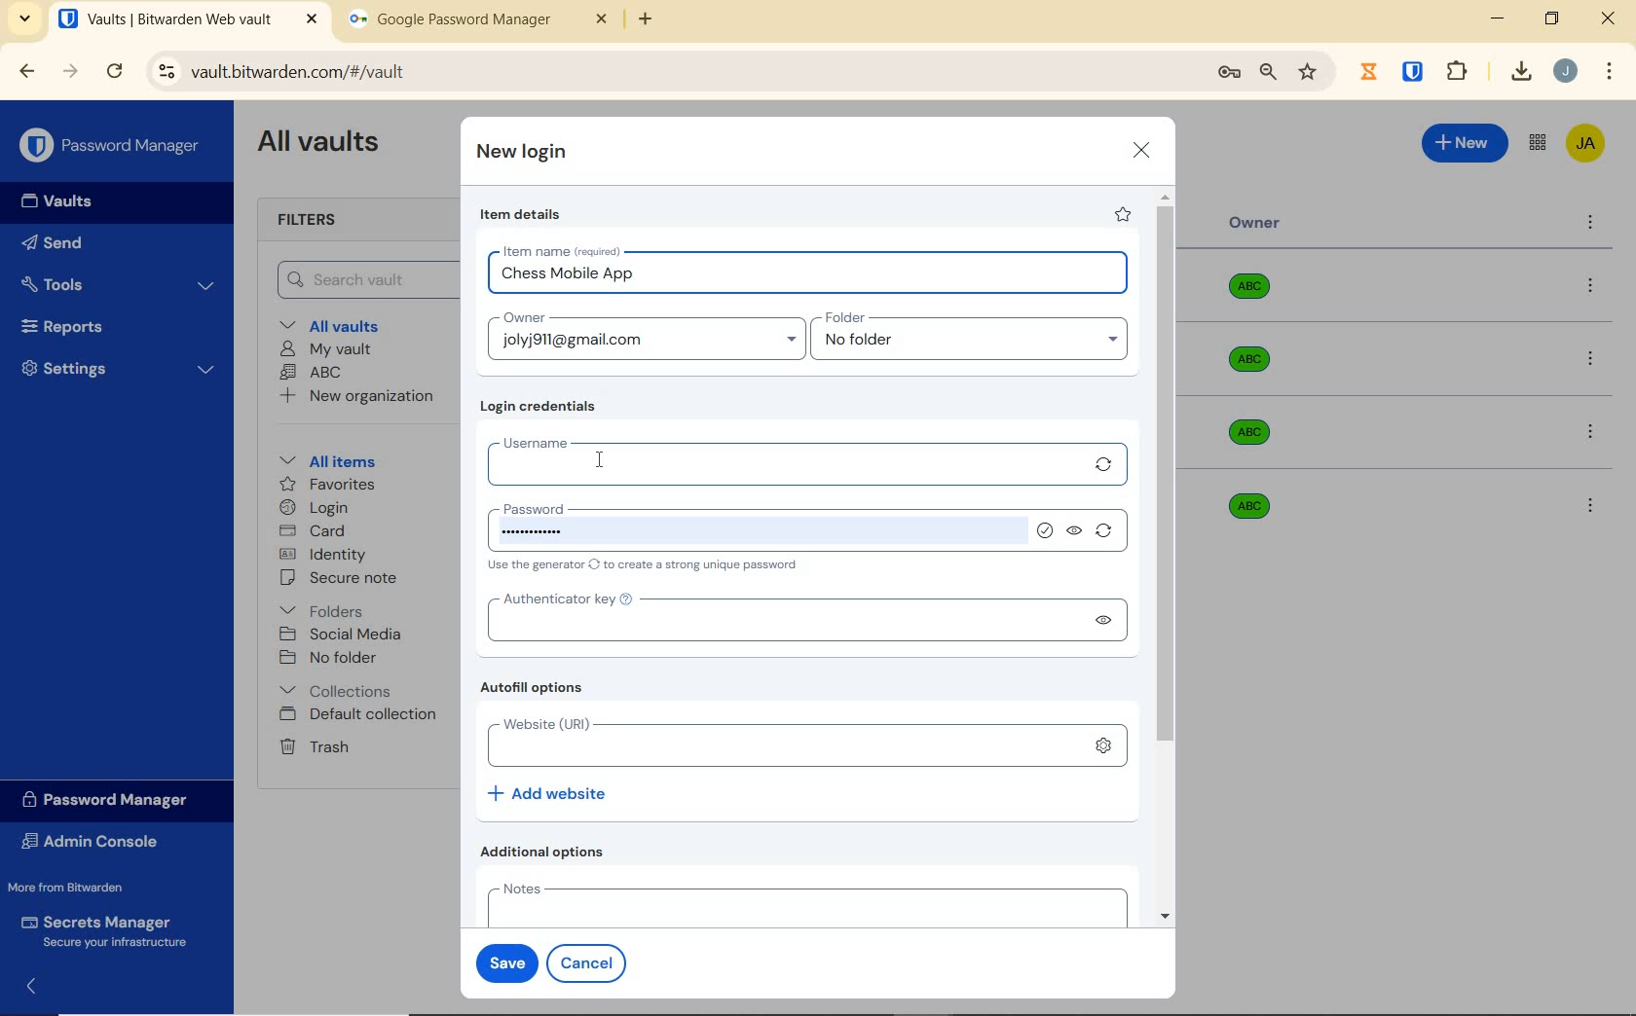 This screenshot has height=1016, width=1636. I want to click on close sidebar, so click(40, 986).